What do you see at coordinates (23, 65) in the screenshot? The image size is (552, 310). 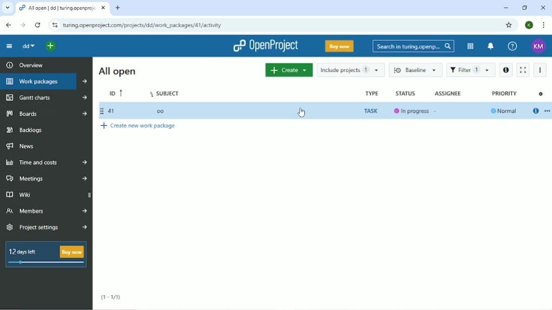 I see `Overview` at bounding box center [23, 65].